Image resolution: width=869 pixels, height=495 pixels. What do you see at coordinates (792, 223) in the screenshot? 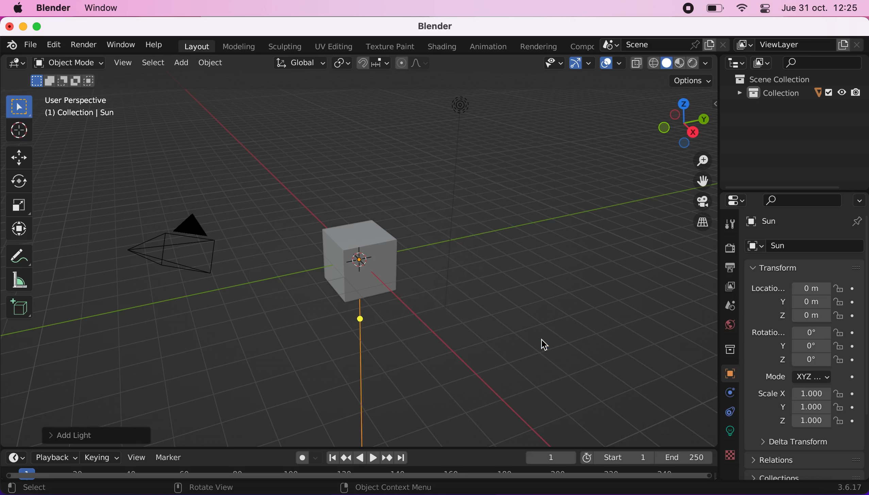
I see `cube` at bounding box center [792, 223].